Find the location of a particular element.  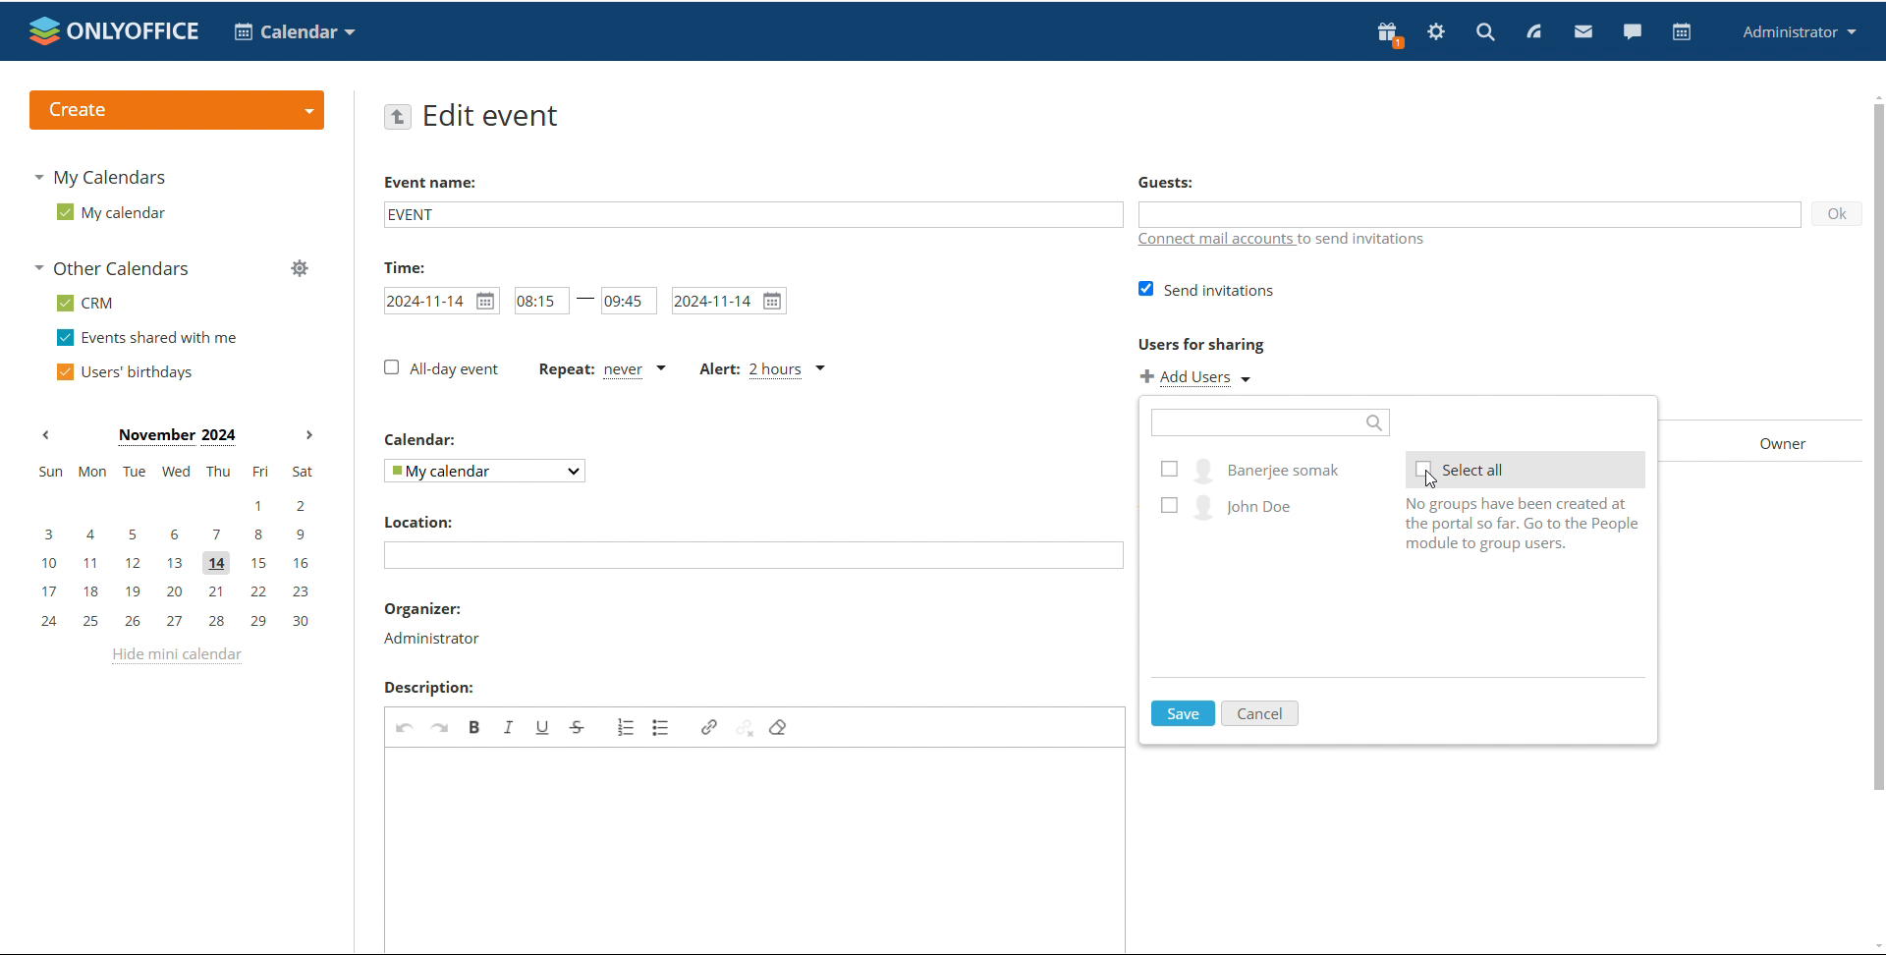

10, 11, 12, 13, 14, 15, 16 is located at coordinates (175, 564).